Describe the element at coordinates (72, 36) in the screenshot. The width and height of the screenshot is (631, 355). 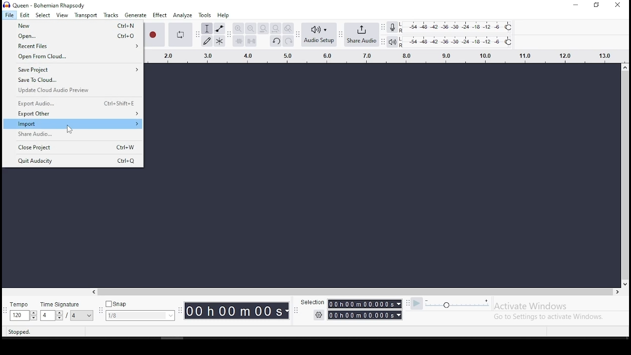
I see `Open` at that location.